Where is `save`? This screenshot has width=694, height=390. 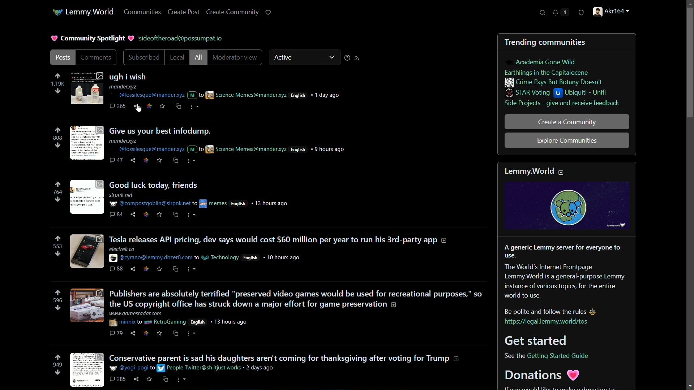 save is located at coordinates (159, 214).